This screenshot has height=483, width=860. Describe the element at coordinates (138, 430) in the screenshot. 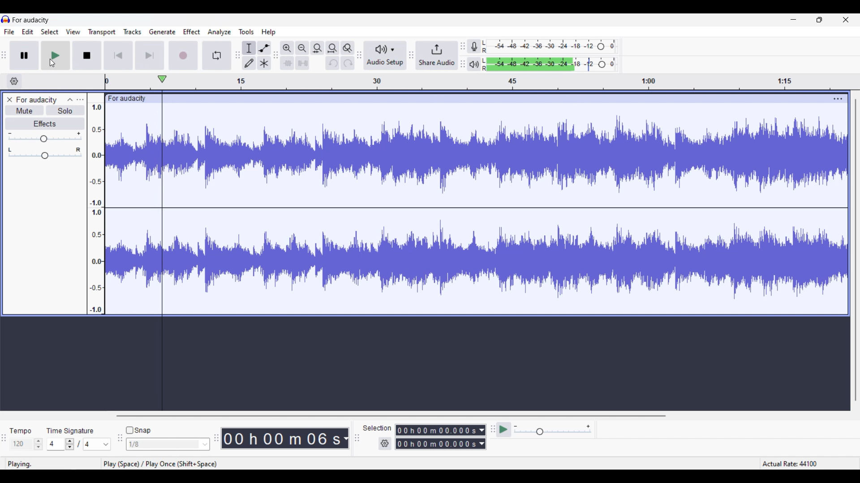

I see `Snap toggle` at that location.